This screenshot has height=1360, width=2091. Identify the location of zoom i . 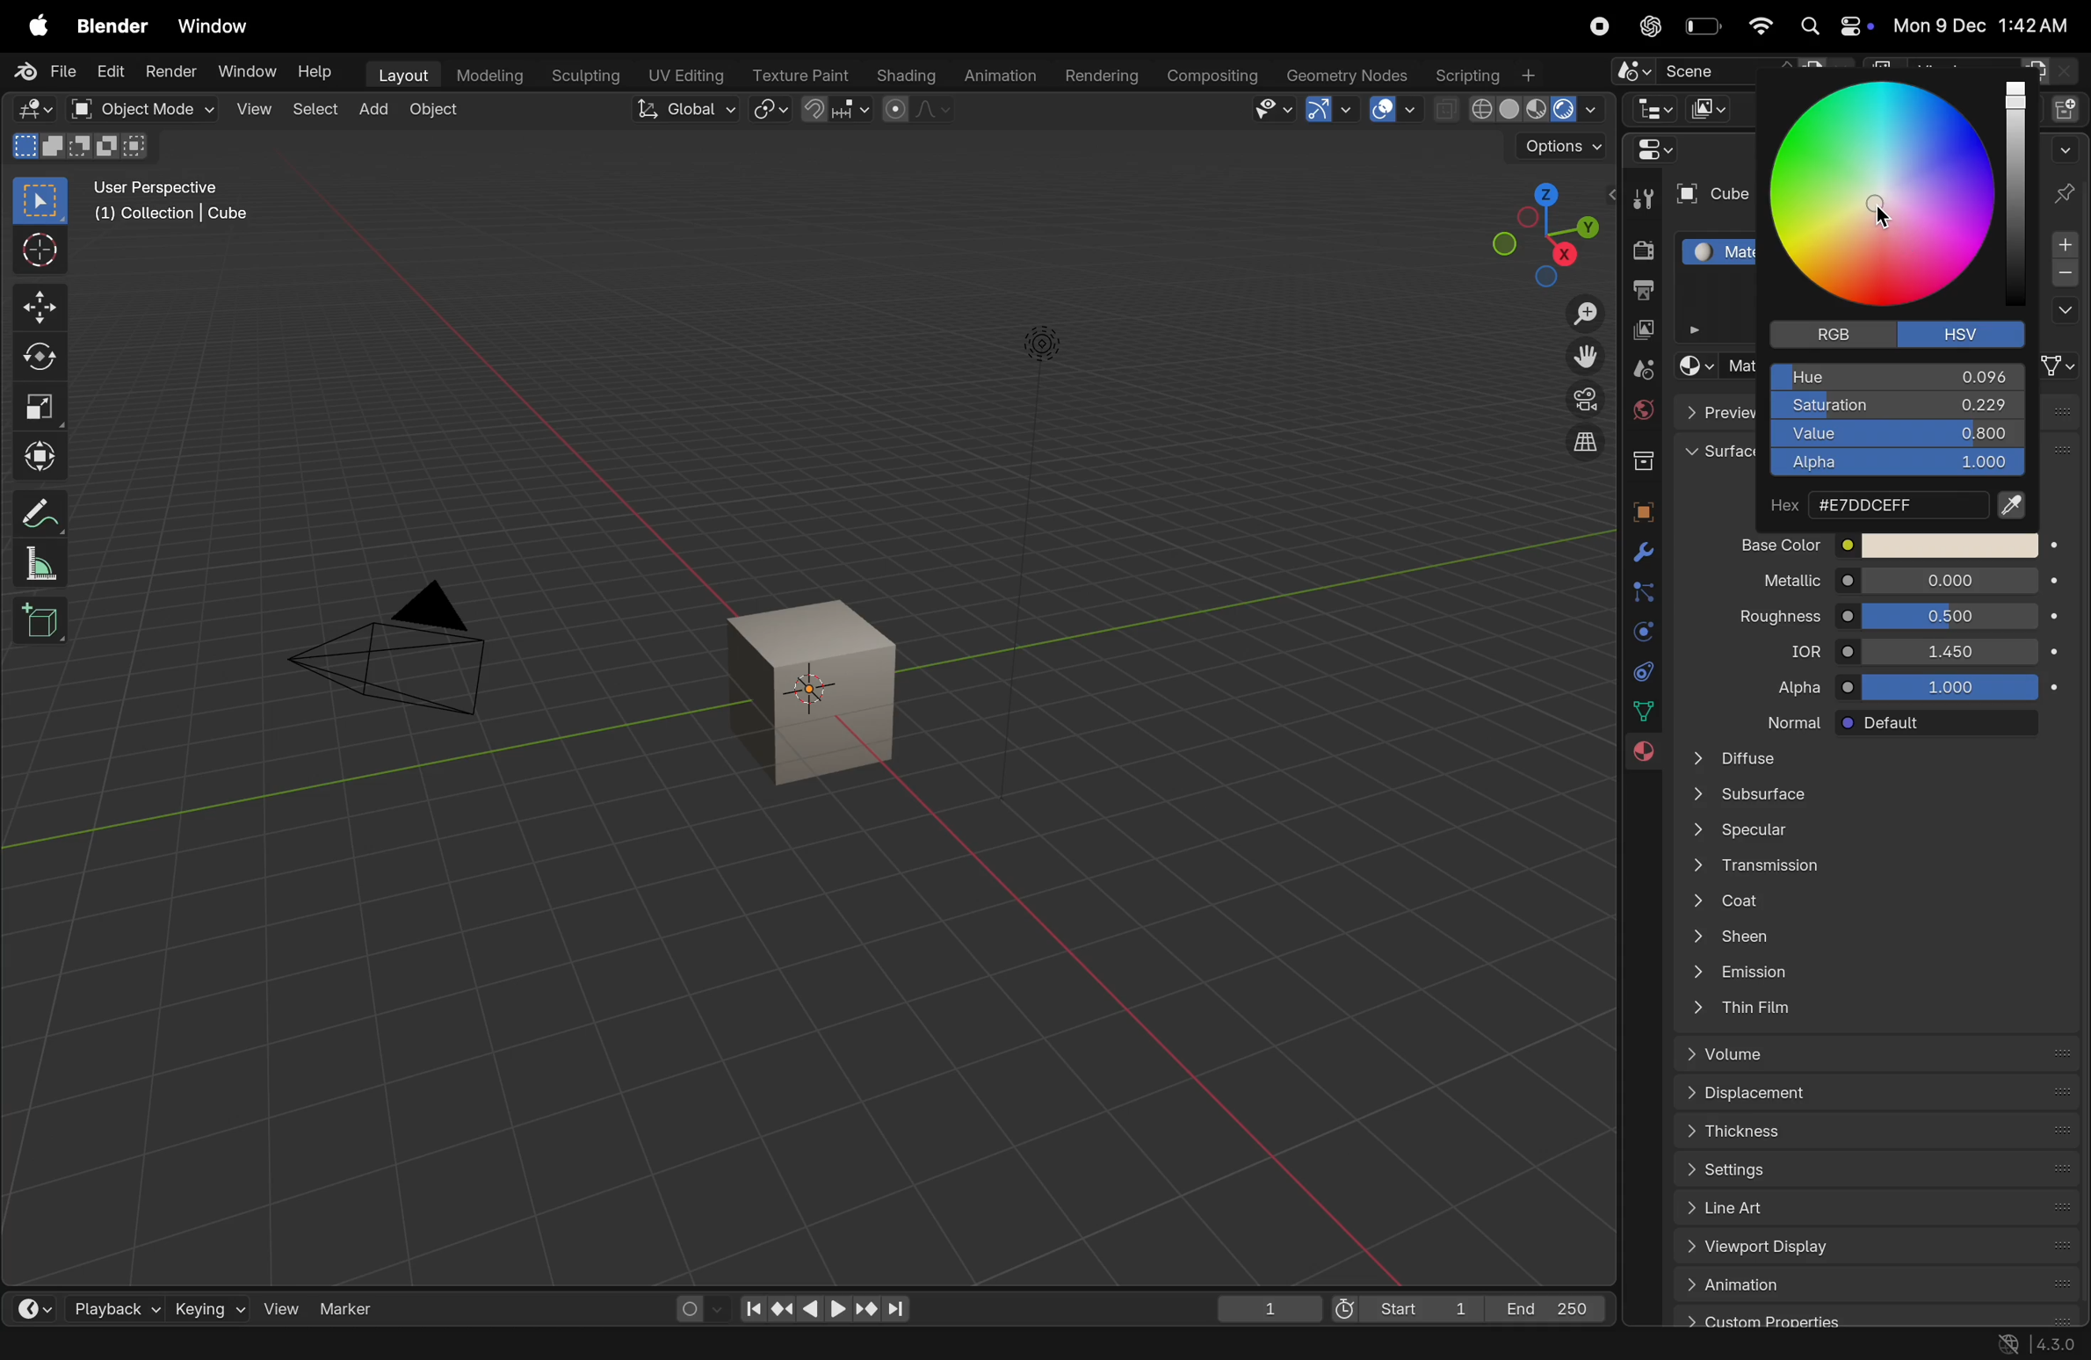
(1586, 308).